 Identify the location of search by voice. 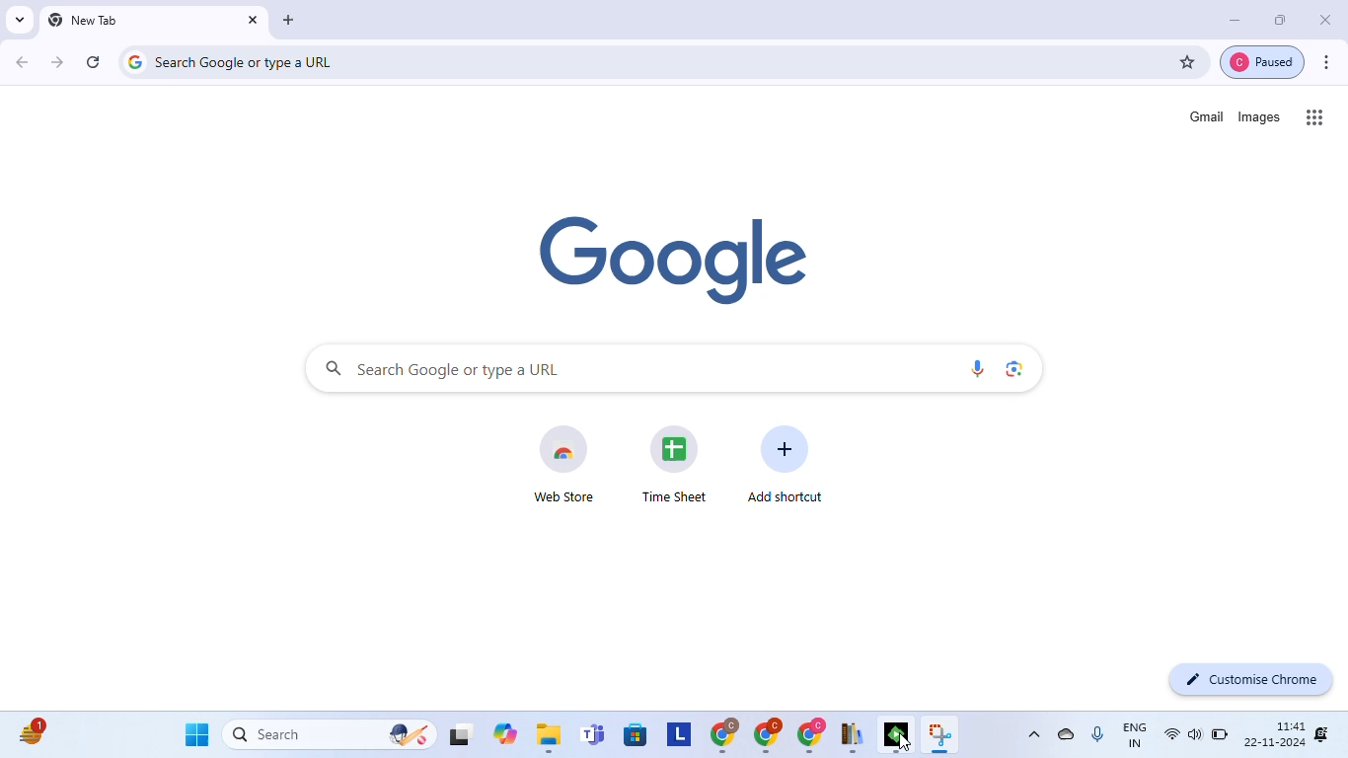
(978, 367).